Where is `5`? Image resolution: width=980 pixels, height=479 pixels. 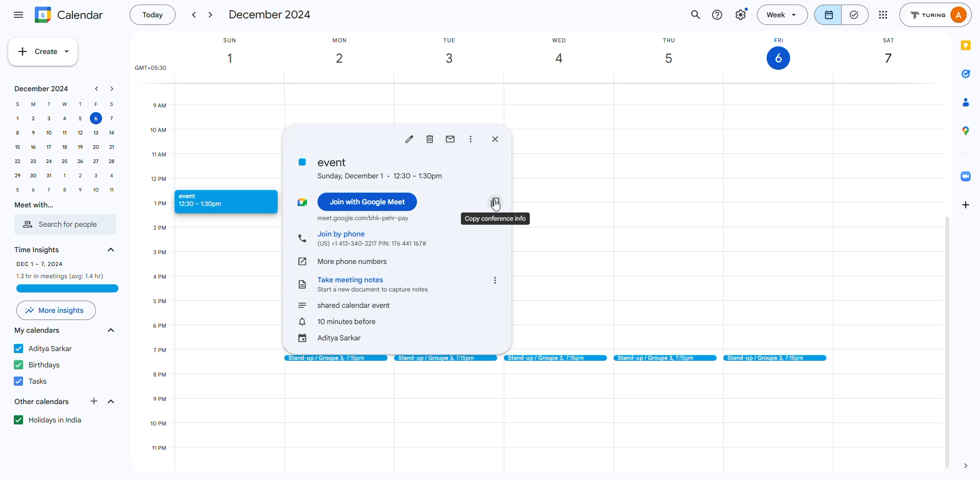 5 is located at coordinates (17, 189).